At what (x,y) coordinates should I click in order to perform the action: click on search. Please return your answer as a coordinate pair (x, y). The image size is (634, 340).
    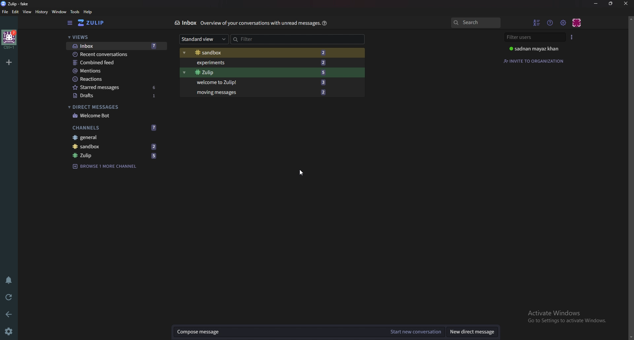
    Looking at the image, I should click on (477, 23).